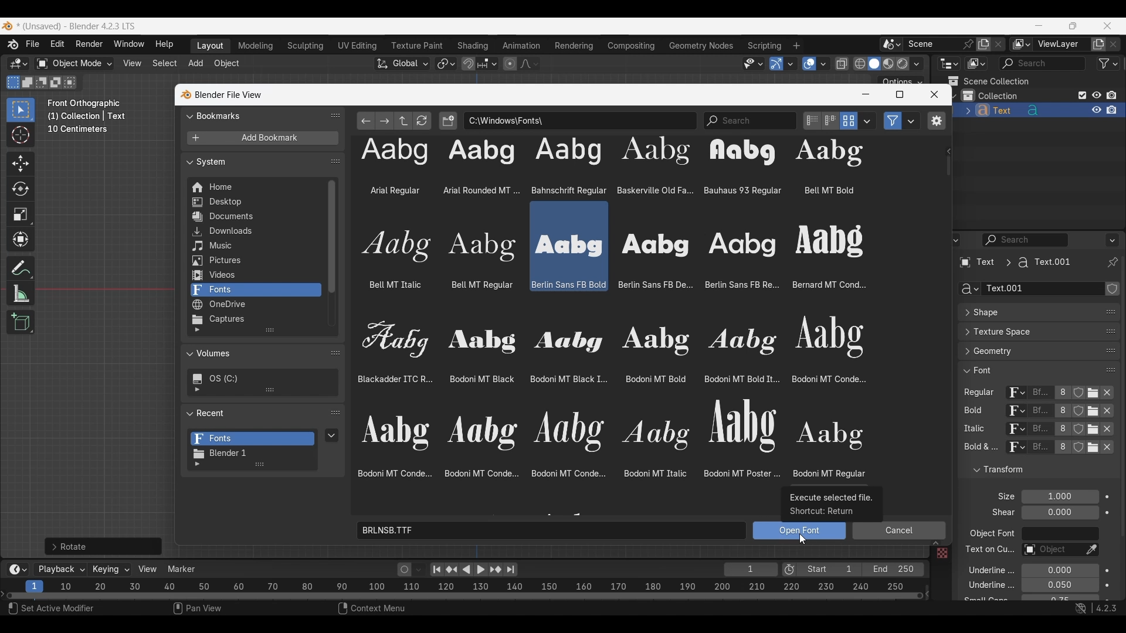 The image size is (1126, 633). I want to click on Disable in renders, so click(1111, 95).